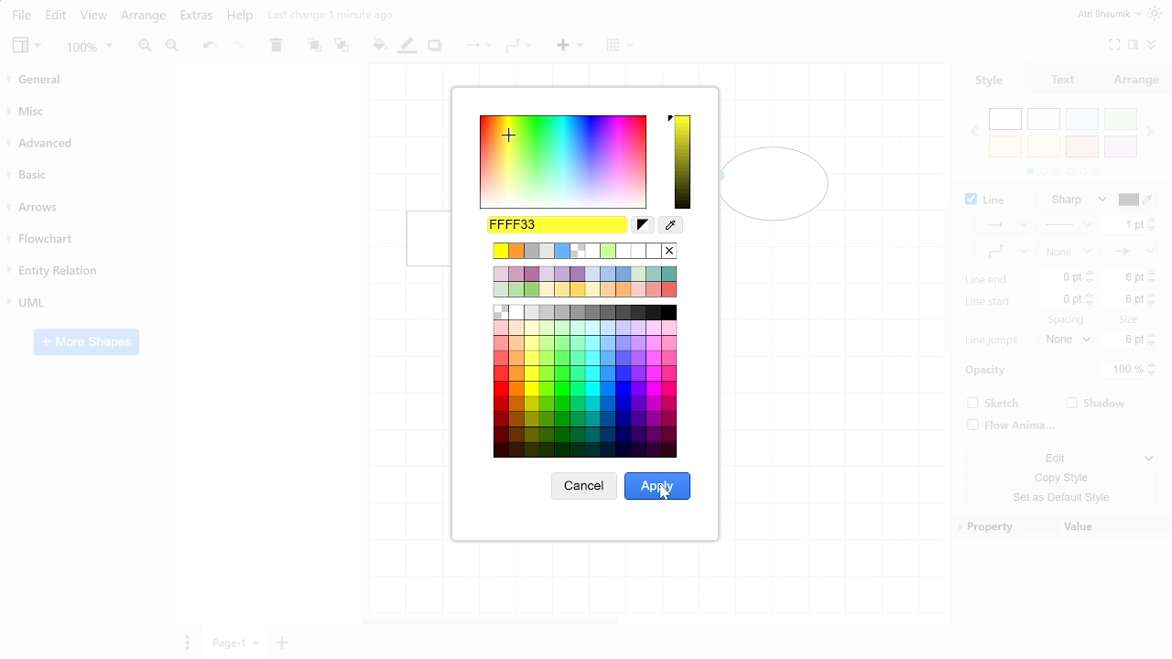  What do you see at coordinates (682, 159) in the screenshot?
I see `Current color spectrum` at bounding box center [682, 159].